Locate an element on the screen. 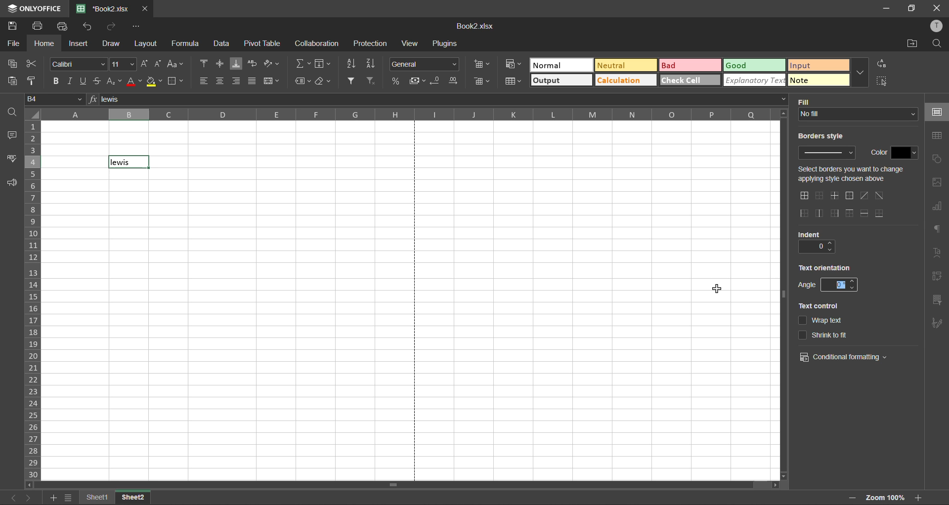 This screenshot has height=505, width=949. move left is located at coordinates (30, 486).